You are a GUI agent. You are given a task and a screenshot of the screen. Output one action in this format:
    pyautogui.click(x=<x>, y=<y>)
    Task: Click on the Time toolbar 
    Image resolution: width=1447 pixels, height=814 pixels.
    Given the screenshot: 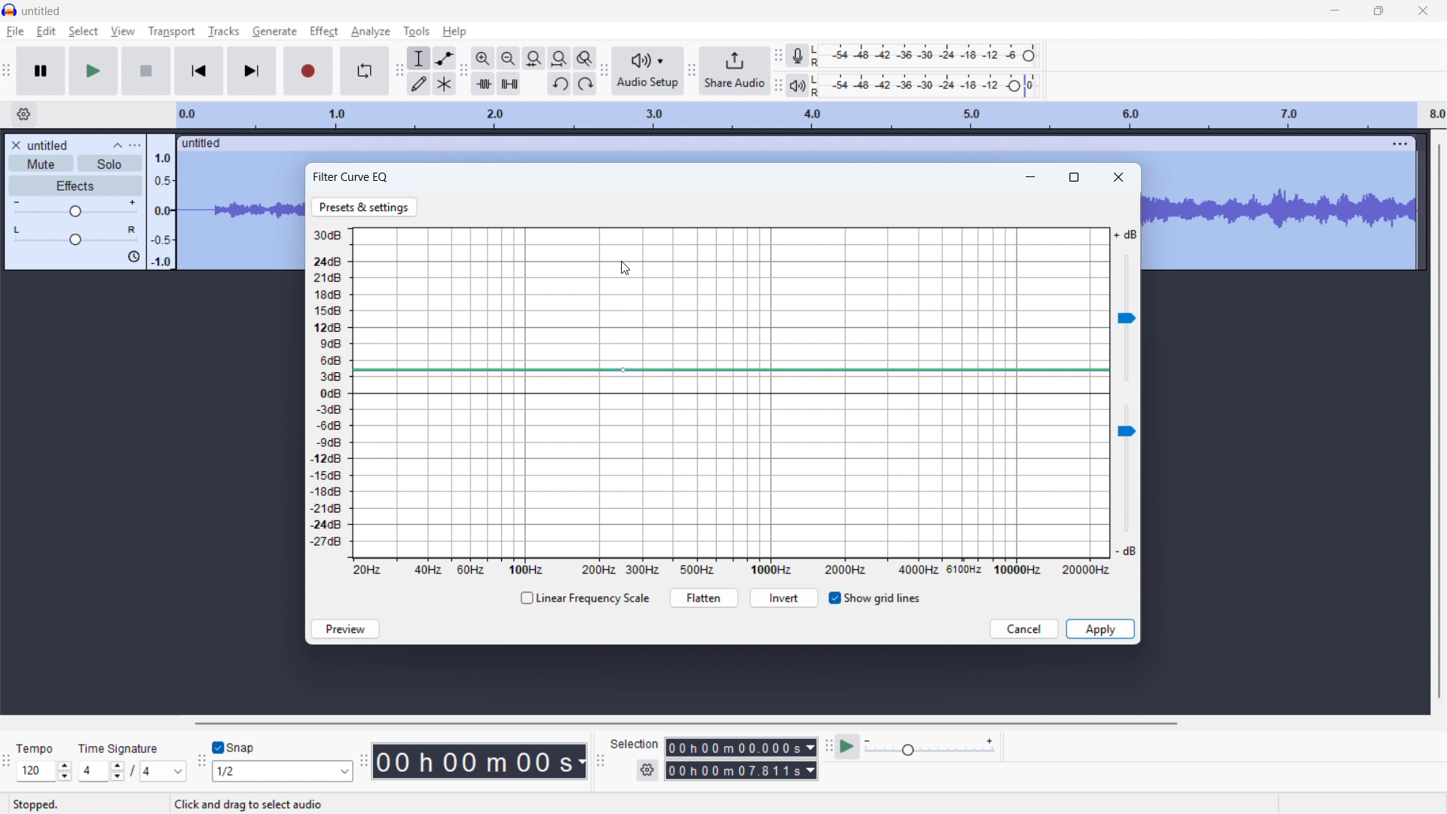 What is the action you would take?
    pyautogui.click(x=365, y=763)
    